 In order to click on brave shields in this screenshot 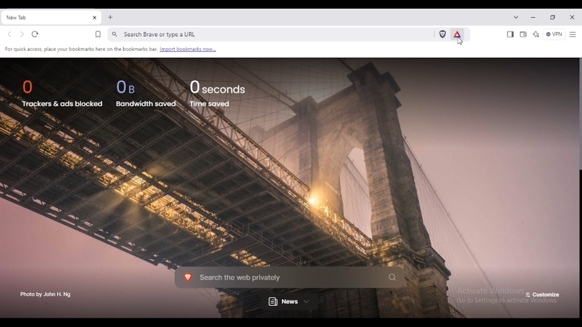, I will do `click(443, 34)`.